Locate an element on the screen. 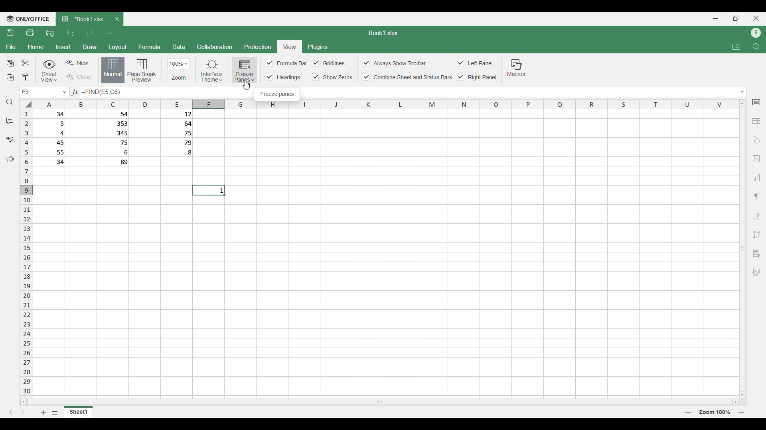 Image resolution: width=766 pixels, height=430 pixels. move down is located at coordinates (743, 395).